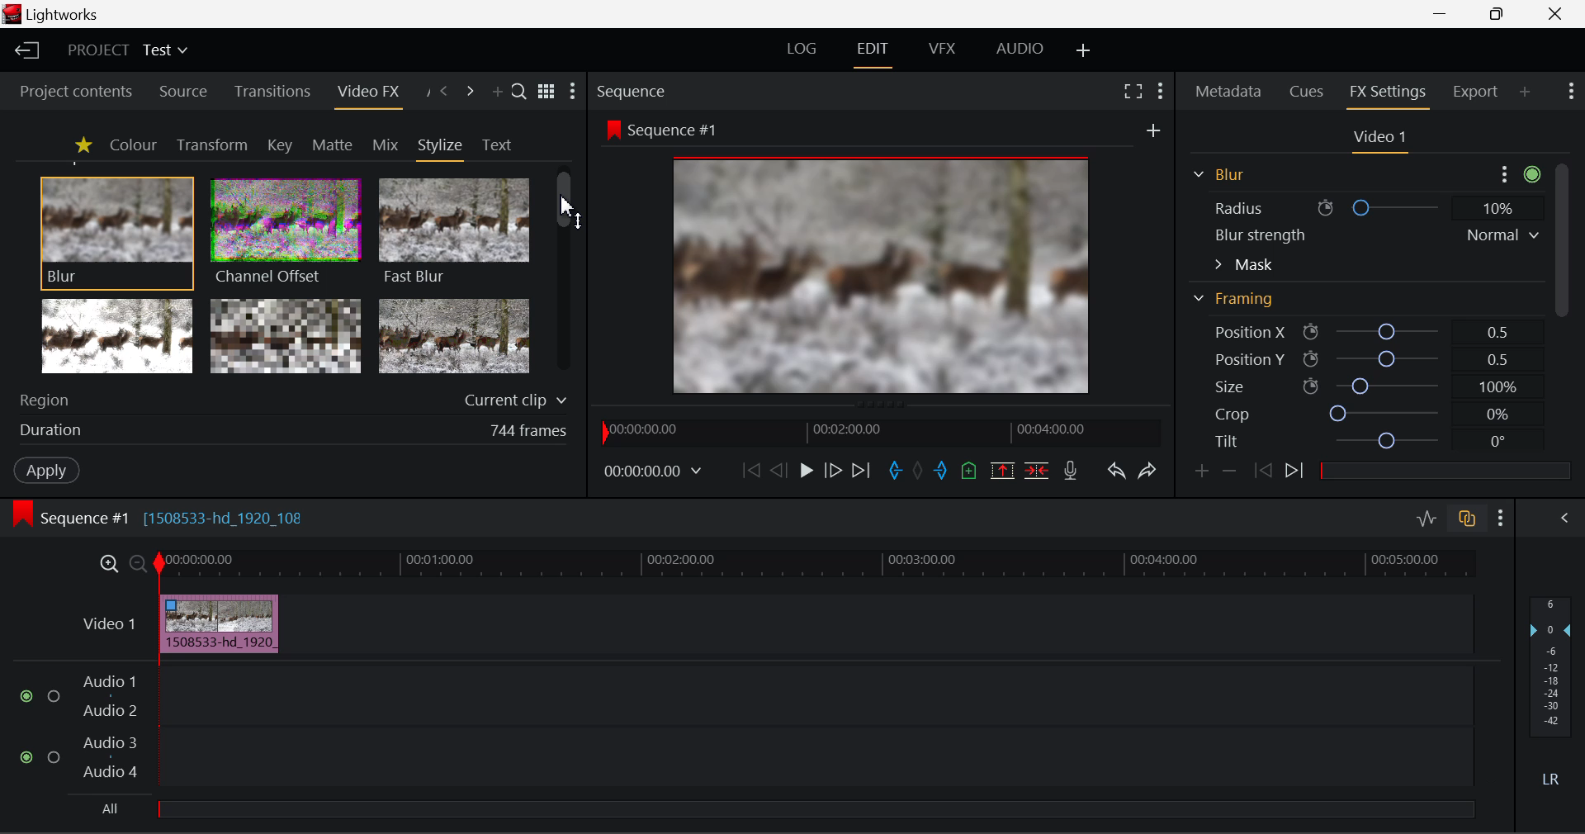 This screenshot has width=1585, height=834. Describe the element at coordinates (279, 145) in the screenshot. I see `Key` at that location.